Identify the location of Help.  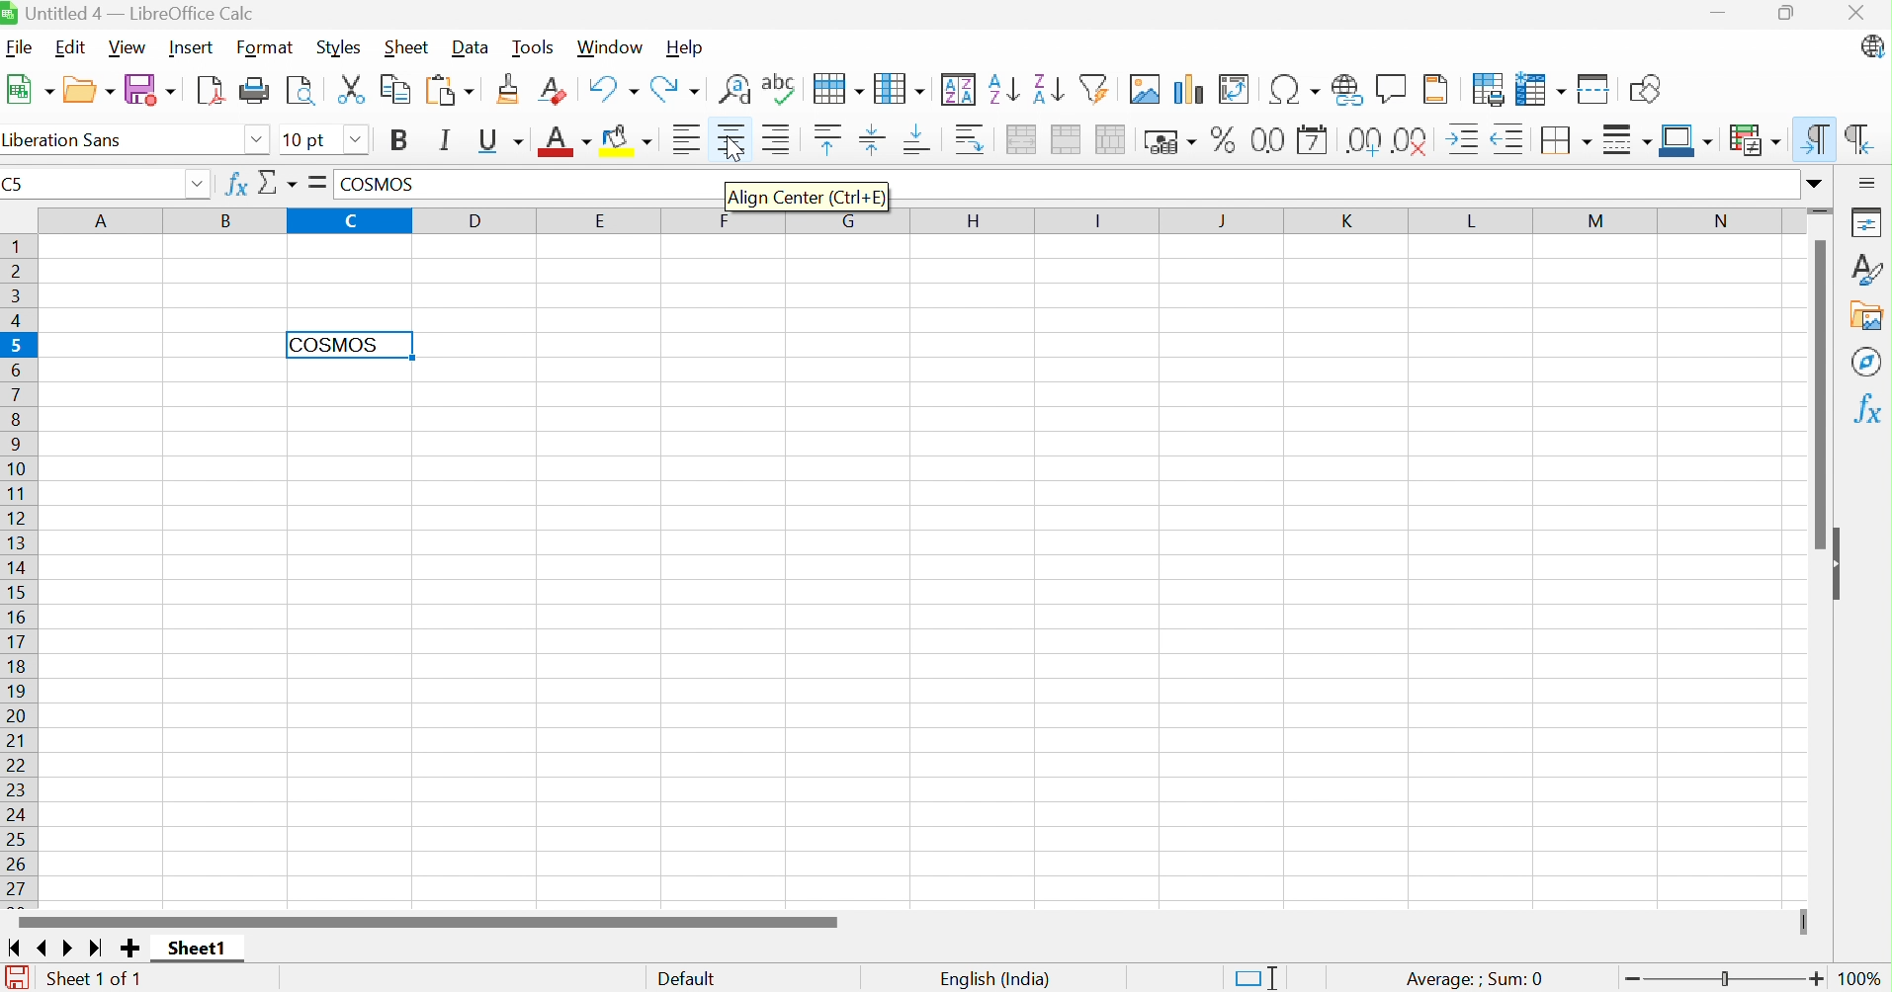
(686, 47).